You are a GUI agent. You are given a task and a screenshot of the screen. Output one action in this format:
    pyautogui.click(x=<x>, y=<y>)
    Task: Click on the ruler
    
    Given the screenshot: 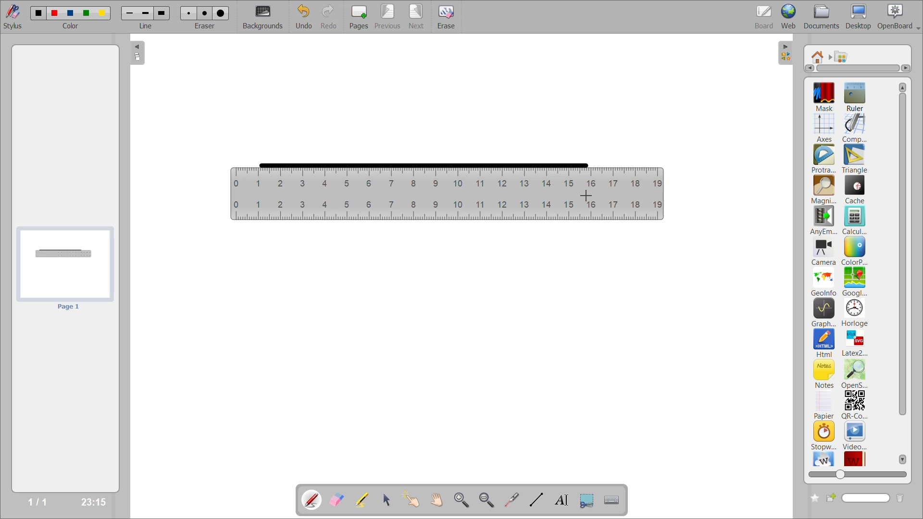 What is the action you would take?
    pyautogui.click(x=450, y=195)
    